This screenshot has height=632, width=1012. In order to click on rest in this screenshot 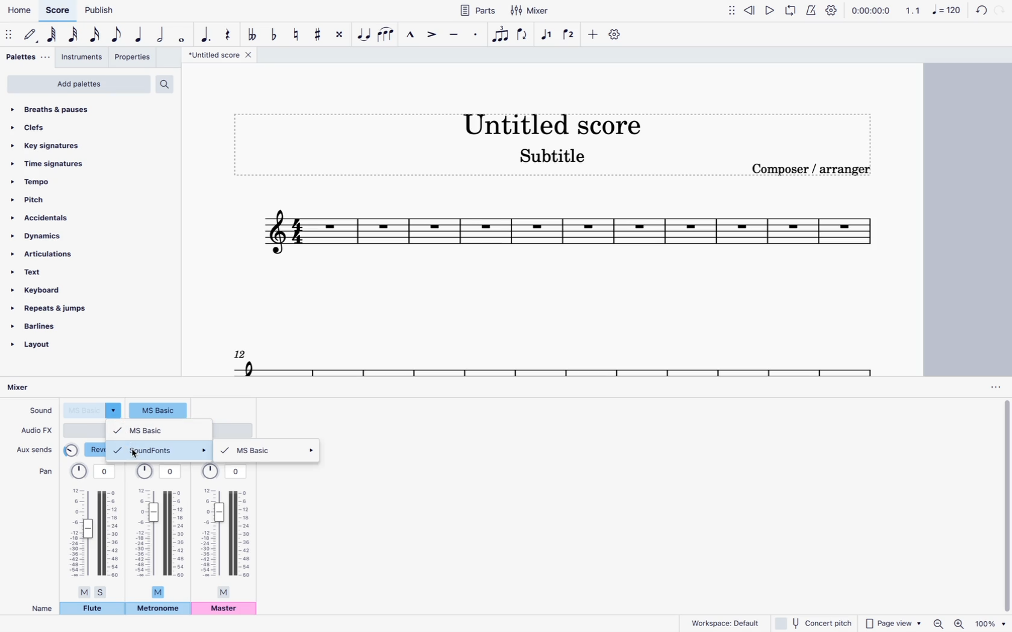, I will do `click(228, 32)`.